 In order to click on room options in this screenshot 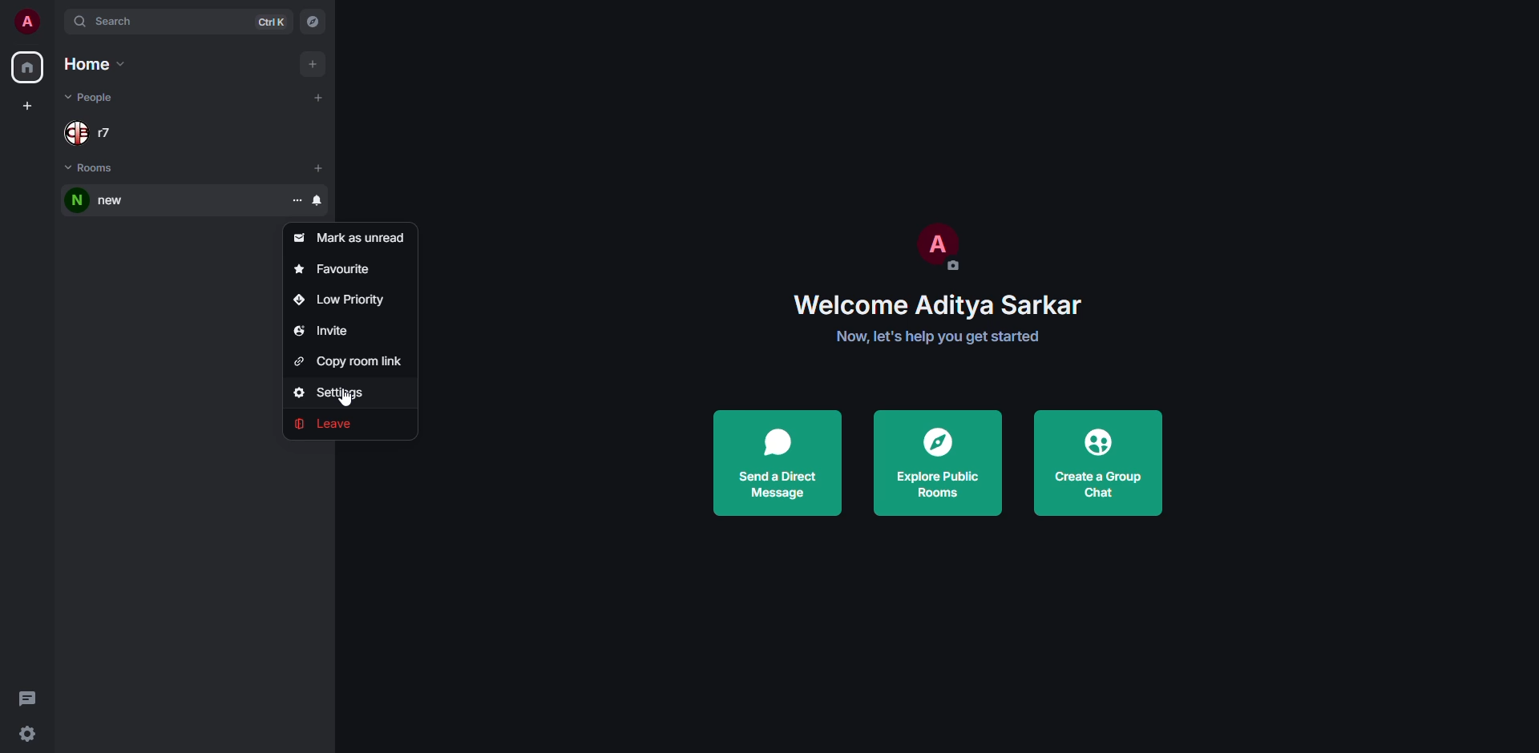, I will do `click(351, 200)`.